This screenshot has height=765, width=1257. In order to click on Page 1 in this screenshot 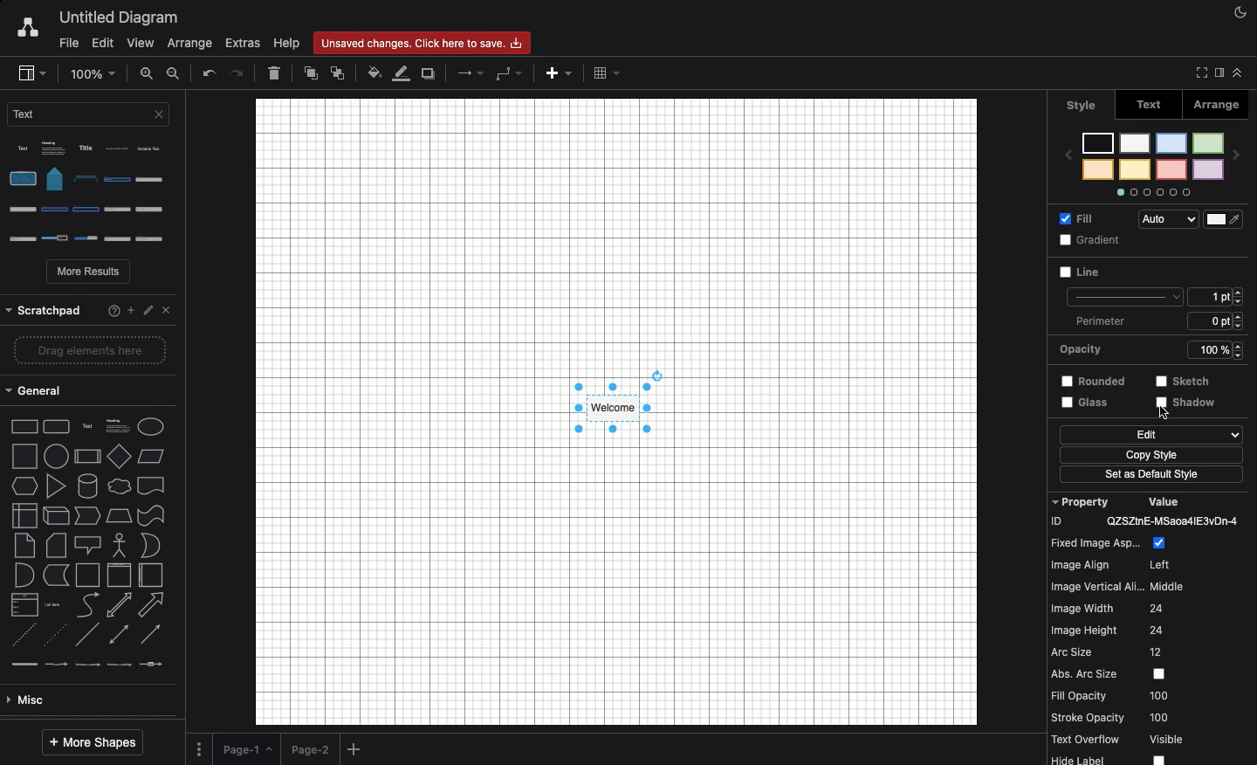, I will do `click(246, 747)`.